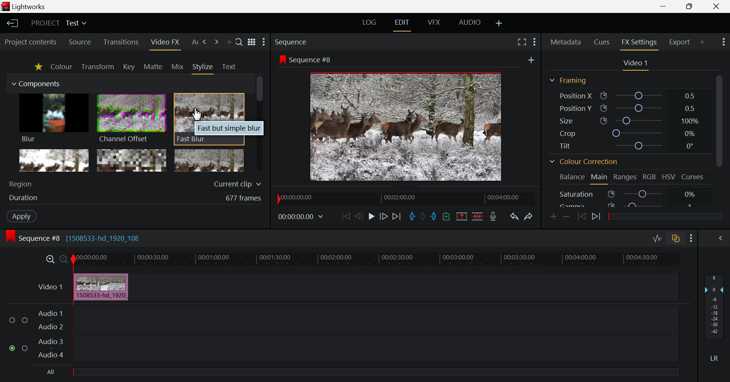 The width and height of the screenshot is (730, 382). Describe the element at coordinates (131, 119) in the screenshot. I see `Channel Offset` at that location.